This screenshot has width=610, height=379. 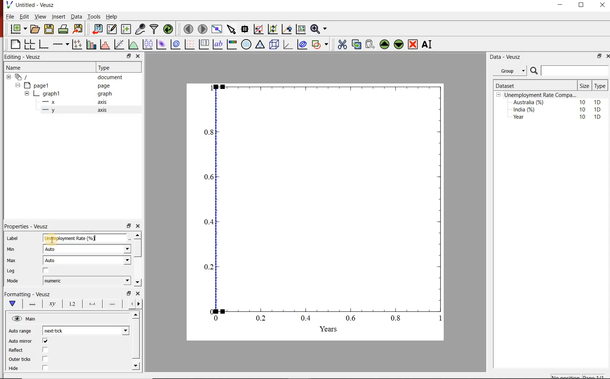 I want to click on Outer ticks, so click(x=20, y=359).